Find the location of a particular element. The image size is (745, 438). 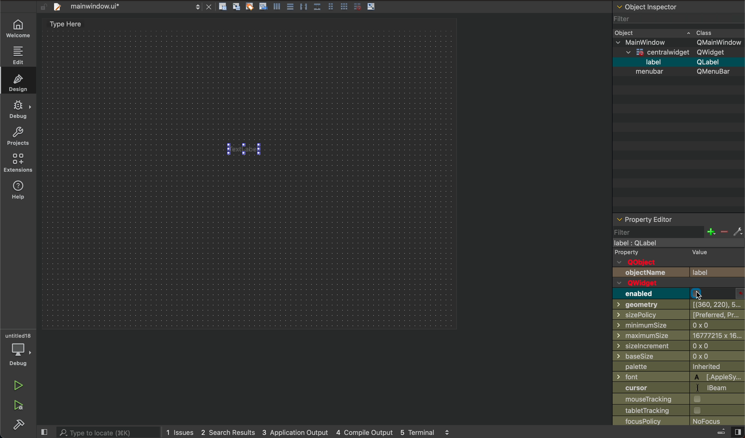

no focus is located at coordinates (707, 421).